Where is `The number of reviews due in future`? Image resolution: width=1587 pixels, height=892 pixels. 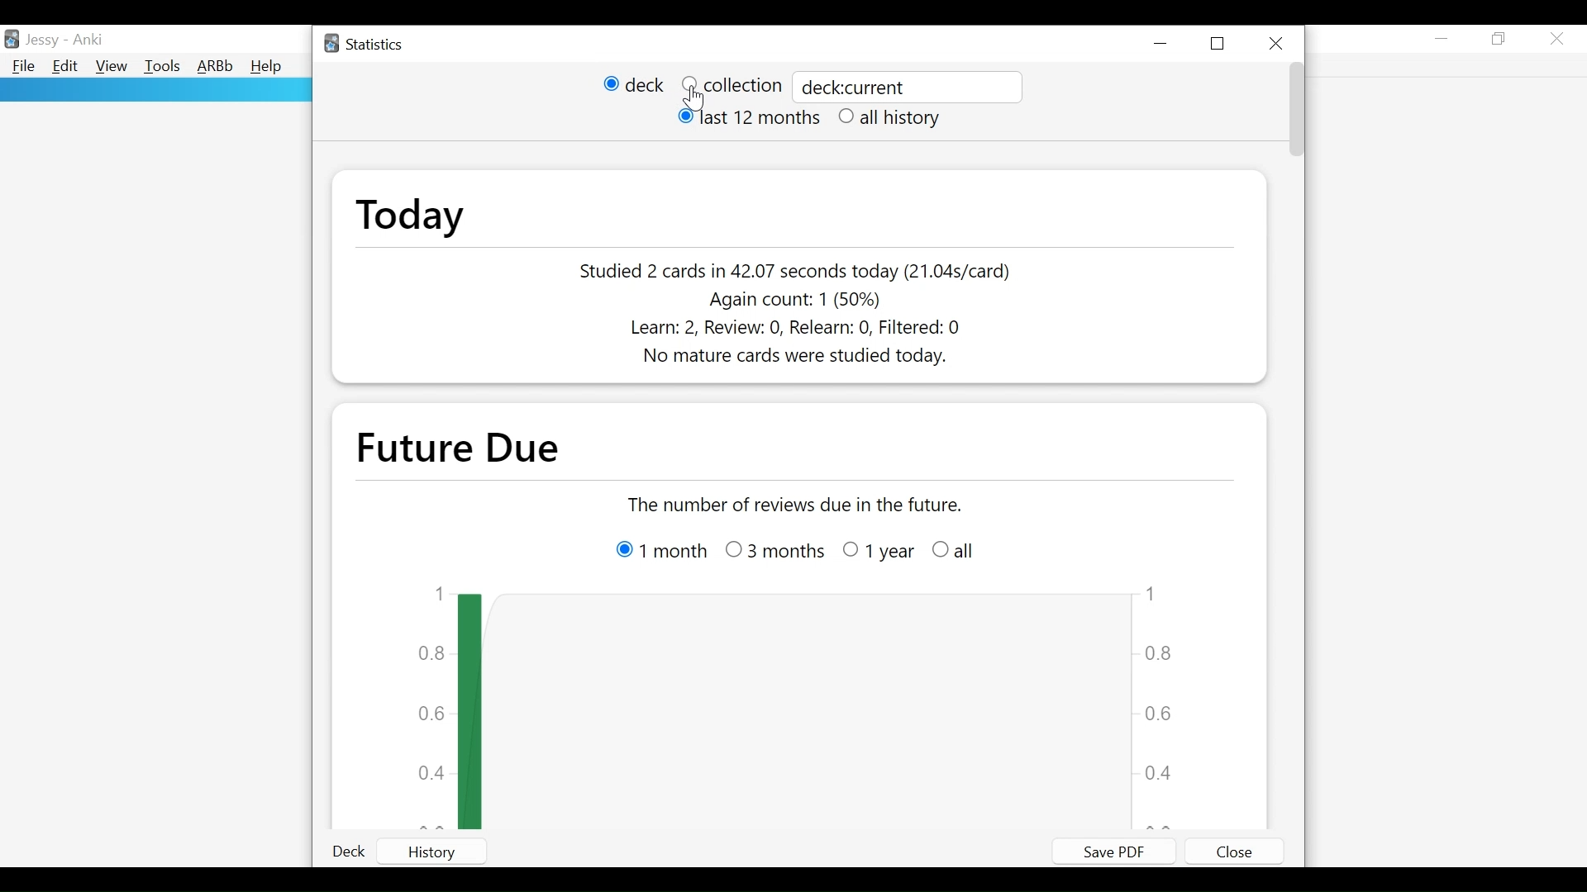
The number of reviews due in future is located at coordinates (792, 505).